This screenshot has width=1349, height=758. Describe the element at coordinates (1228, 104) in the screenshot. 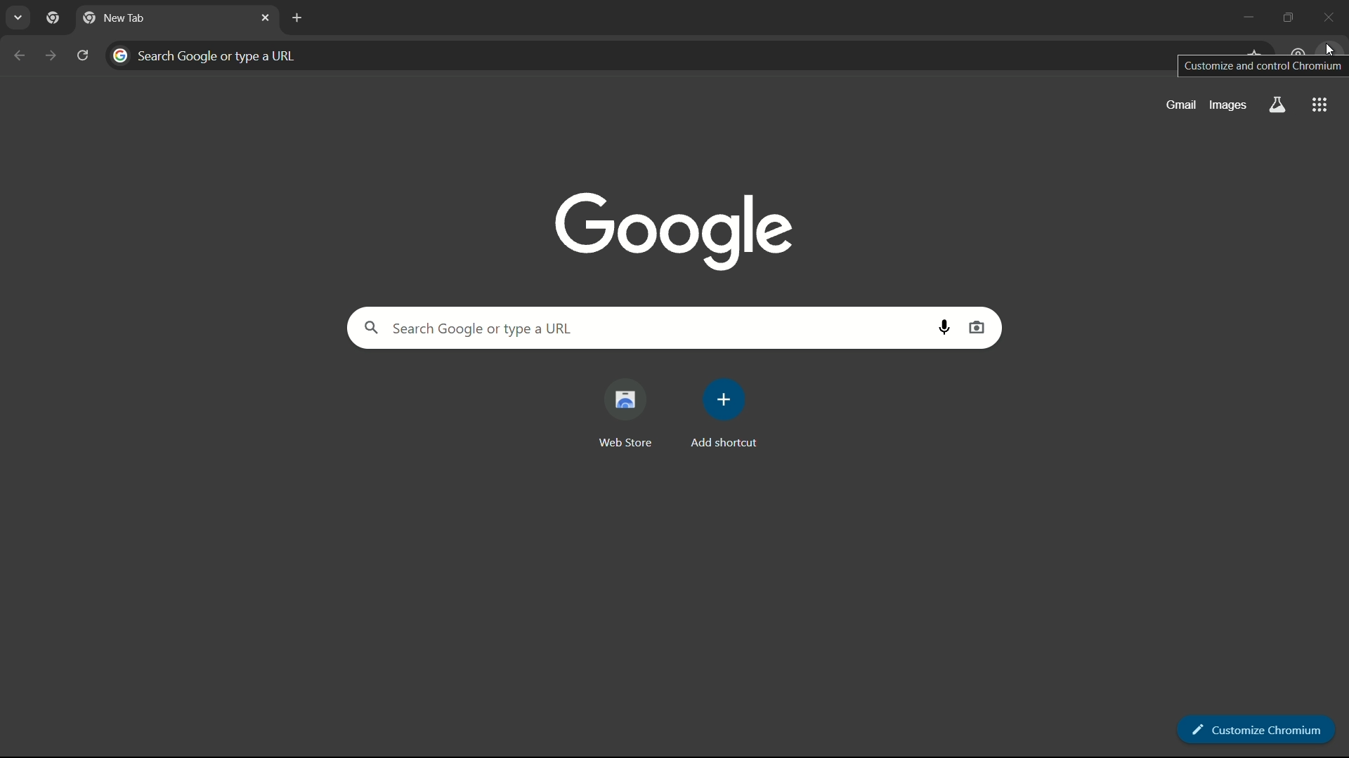

I see `images` at that location.